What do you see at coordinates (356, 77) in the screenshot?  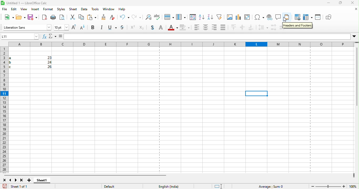 I see `vertical scroll bar` at bounding box center [356, 77].